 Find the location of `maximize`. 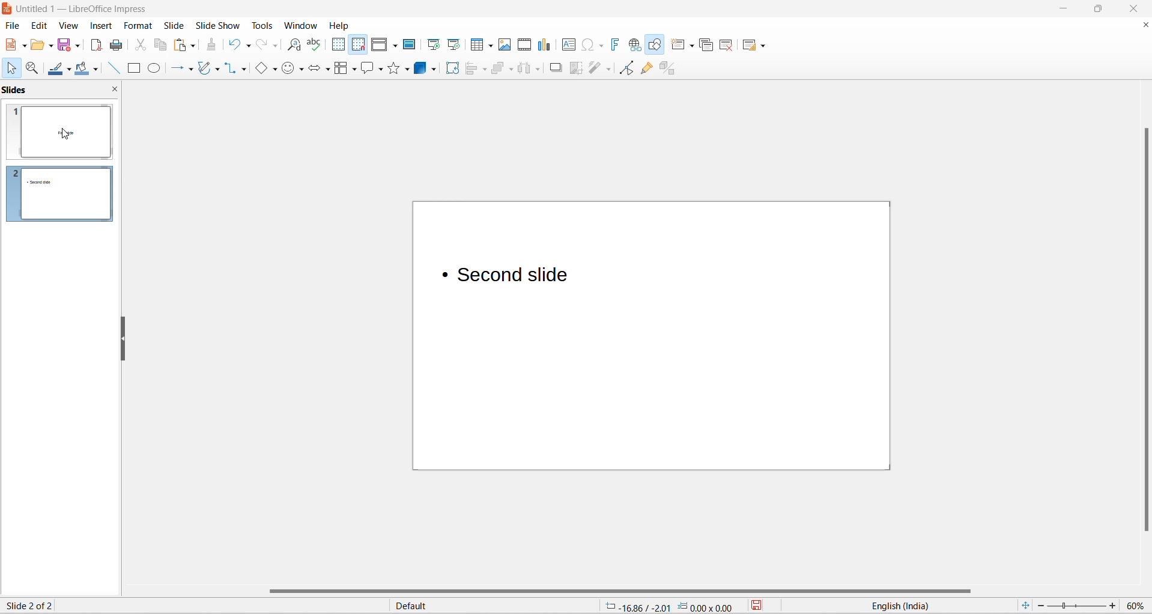

maximize is located at coordinates (1099, 10).